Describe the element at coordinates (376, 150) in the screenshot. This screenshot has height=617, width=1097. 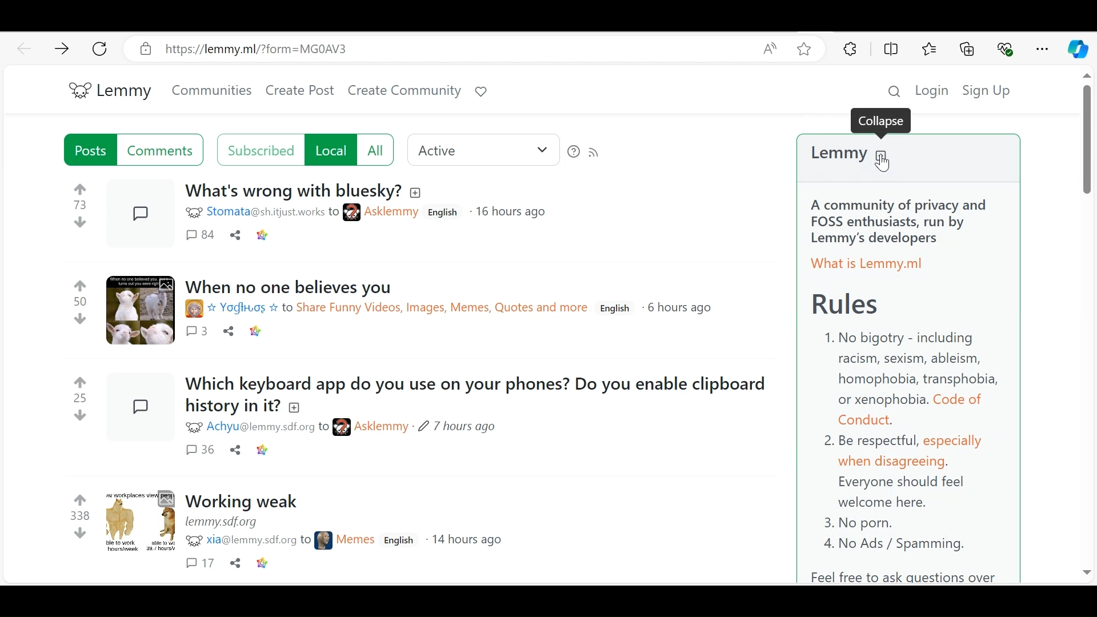
I see `All` at that location.